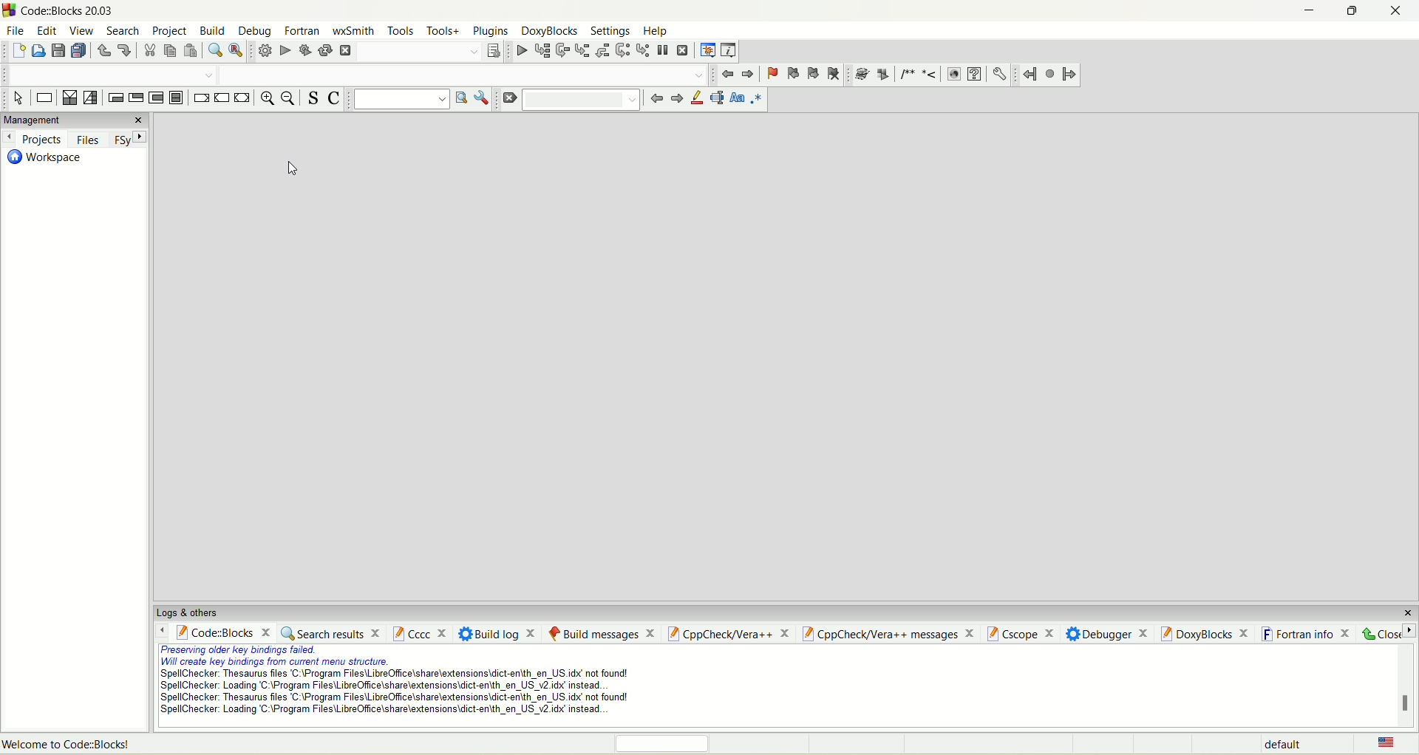  I want to click on build log, so click(498, 633).